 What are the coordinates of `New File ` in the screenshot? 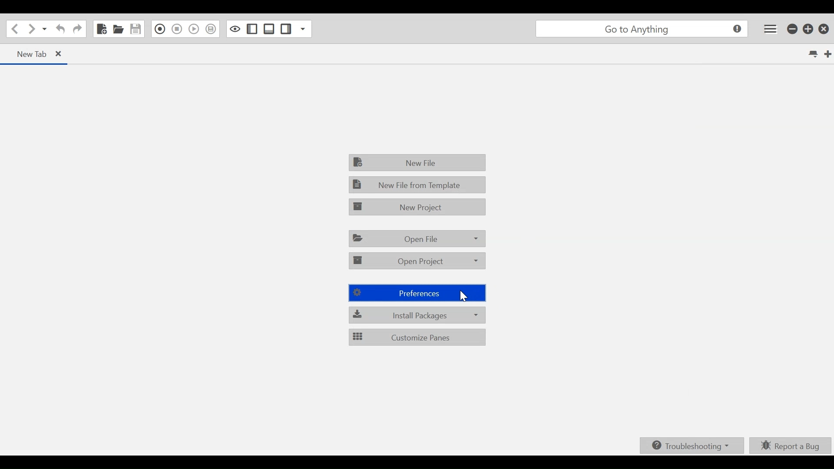 It's located at (101, 29).